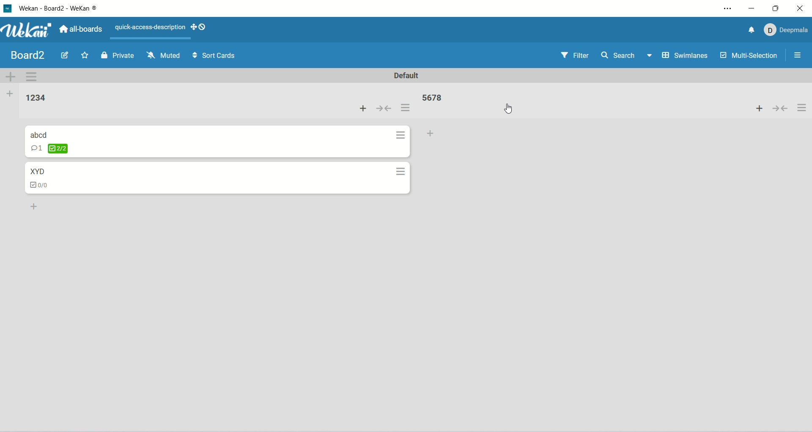 The width and height of the screenshot is (812, 432). What do you see at coordinates (37, 171) in the screenshot?
I see `card title` at bounding box center [37, 171].